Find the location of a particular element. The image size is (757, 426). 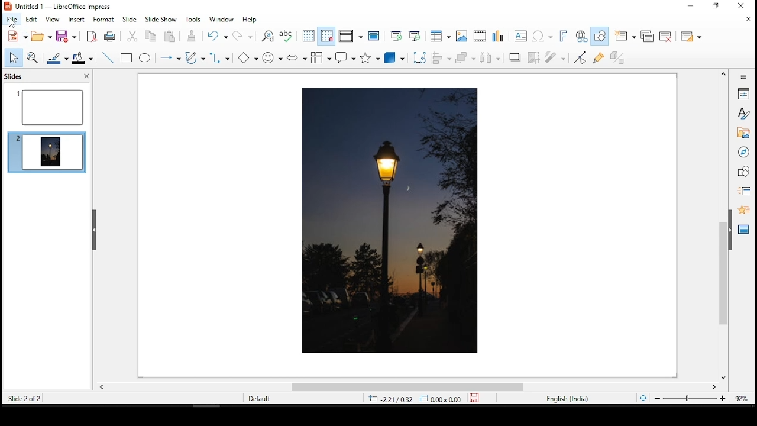

paste is located at coordinates (192, 37).